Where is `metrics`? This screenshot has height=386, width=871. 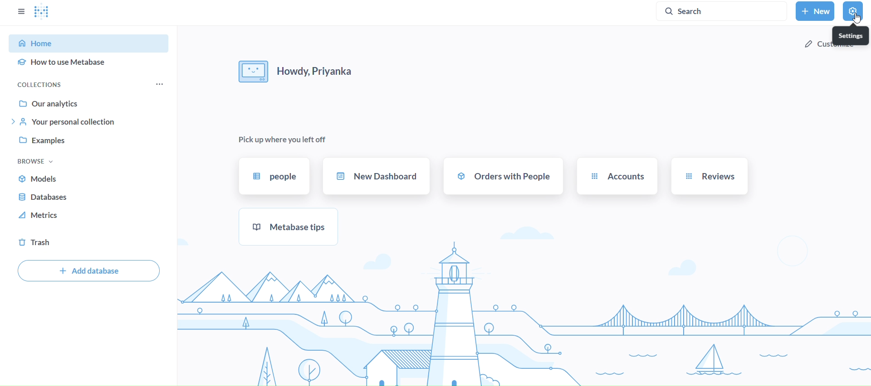 metrics is located at coordinates (89, 217).